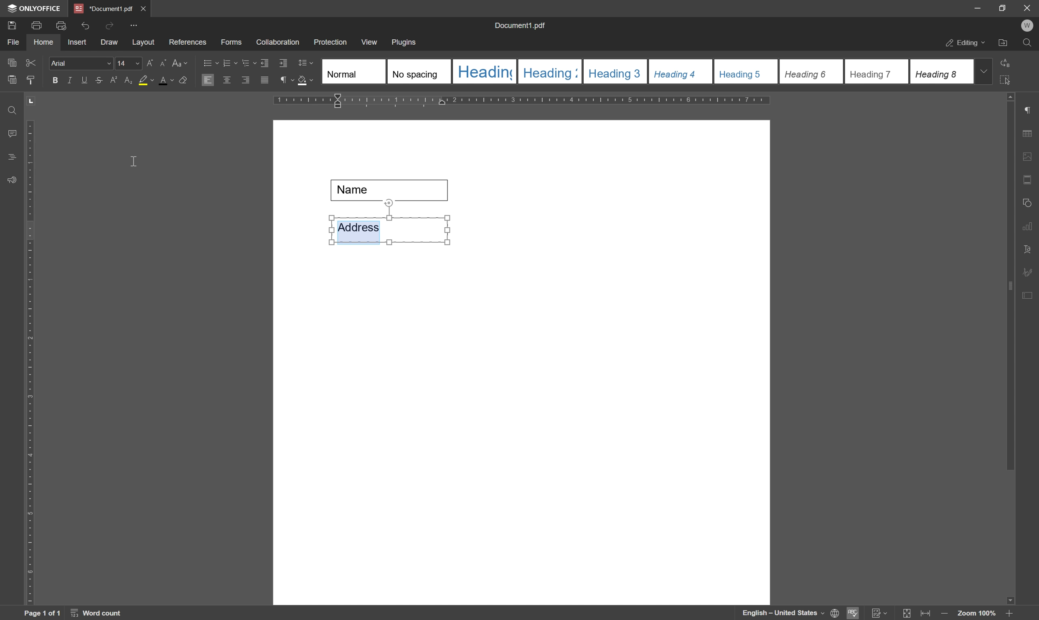 This screenshot has width=1039, height=620. What do you see at coordinates (59, 25) in the screenshot?
I see `quick print` at bounding box center [59, 25].